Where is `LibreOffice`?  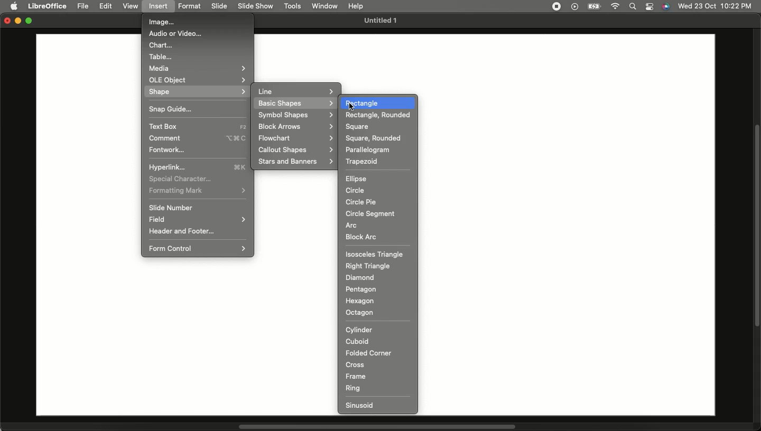
LibreOffice is located at coordinates (48, 5).